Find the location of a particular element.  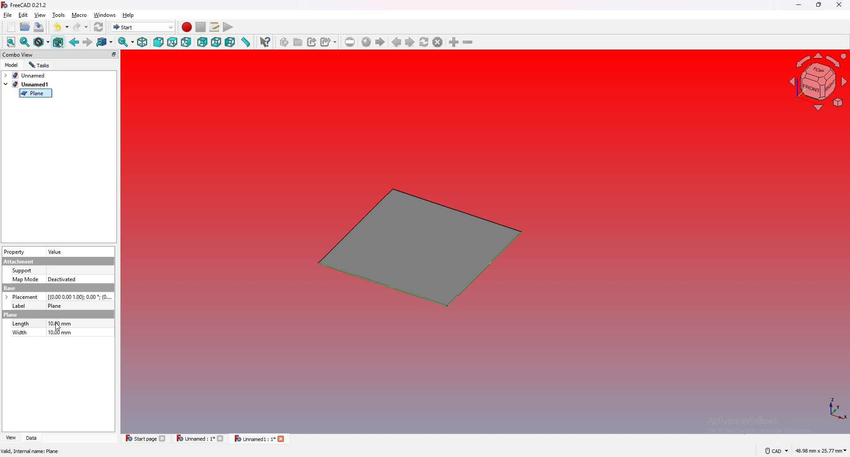

resize is located at coordinates (819, 5).